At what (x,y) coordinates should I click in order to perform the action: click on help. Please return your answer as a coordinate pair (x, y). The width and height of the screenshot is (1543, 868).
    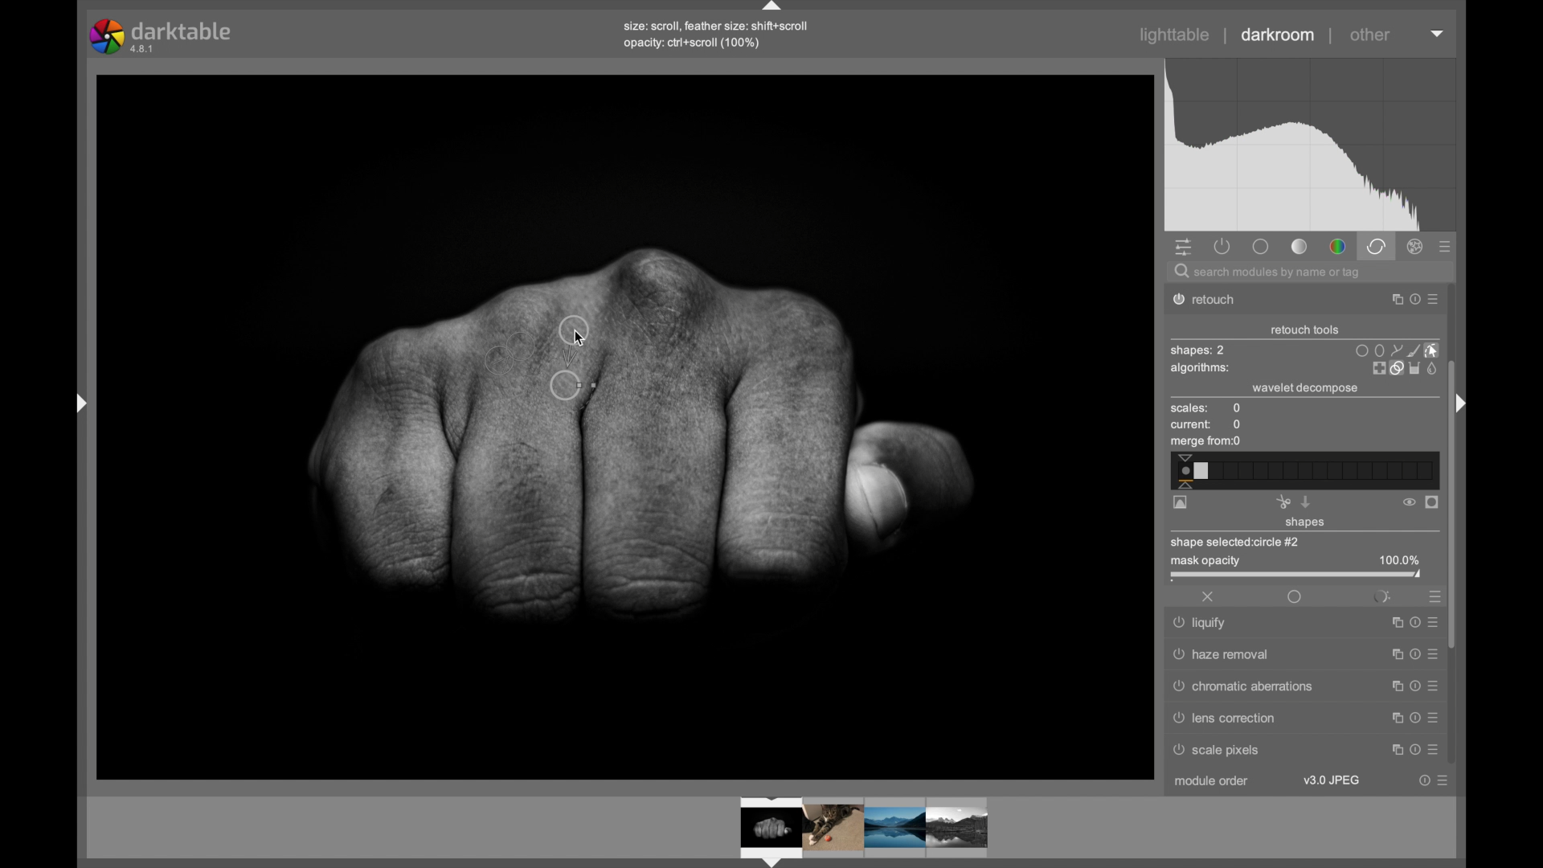
    Looking at the image, I should click on (1424, 780).